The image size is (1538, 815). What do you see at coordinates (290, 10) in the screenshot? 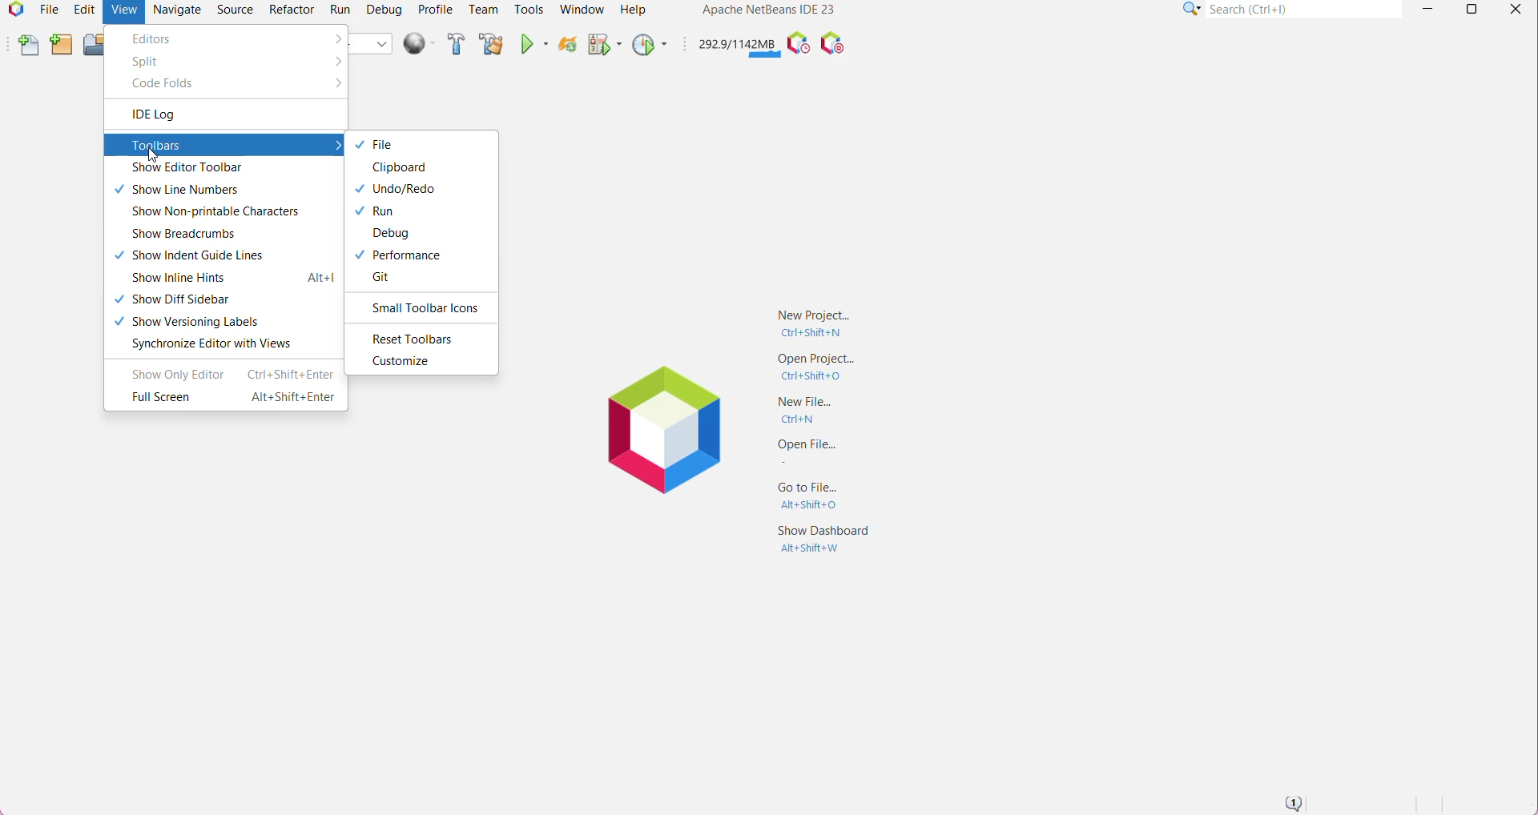
I see `Refactor` at bounding box center [290, 10].